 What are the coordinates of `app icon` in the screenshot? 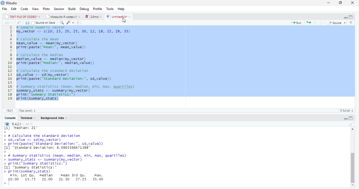 It's located at (3, 3).